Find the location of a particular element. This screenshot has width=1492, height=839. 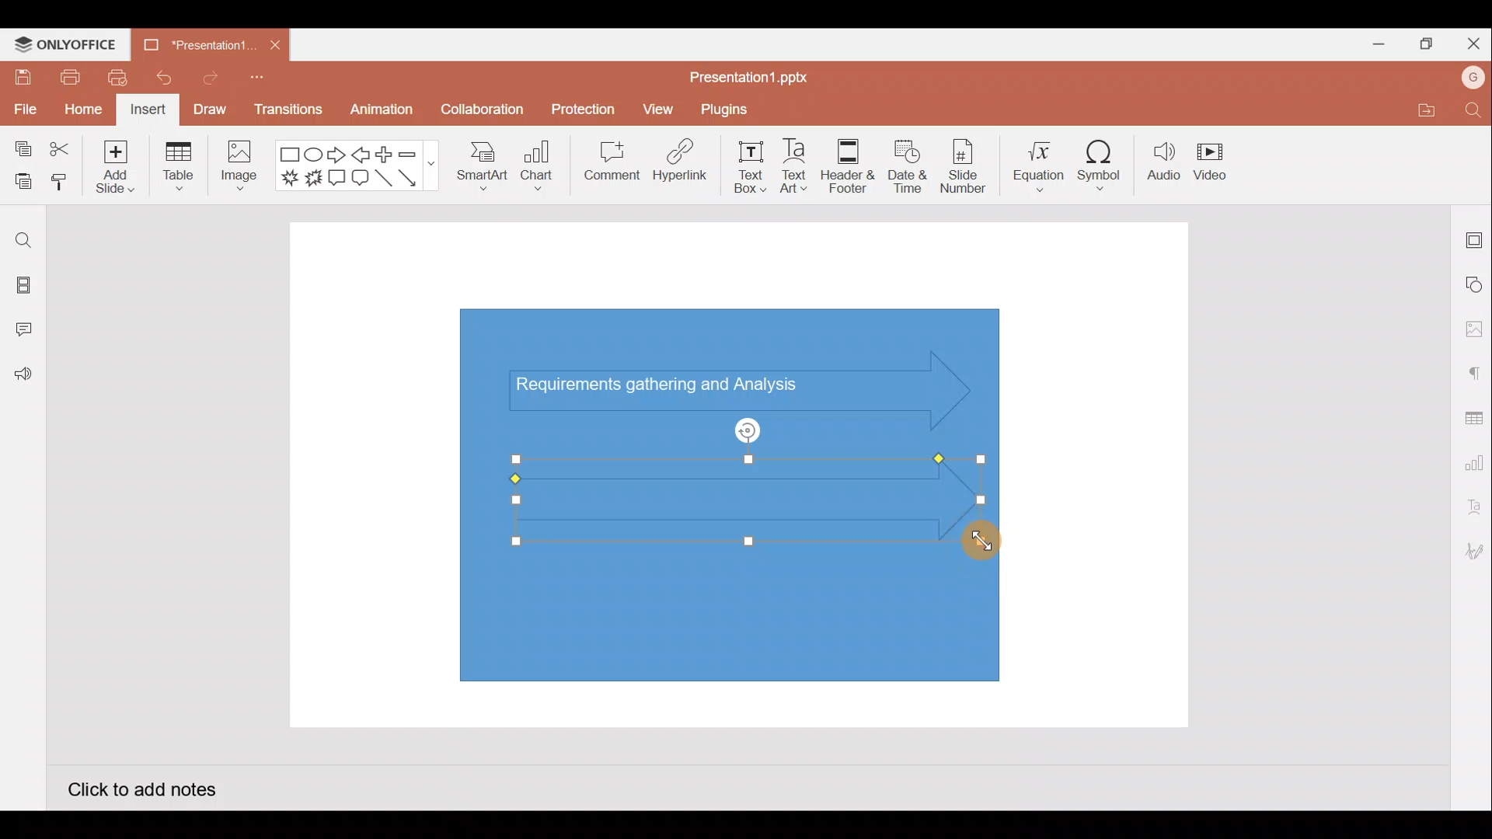

SmartArt is located at coordinates (481, 163).